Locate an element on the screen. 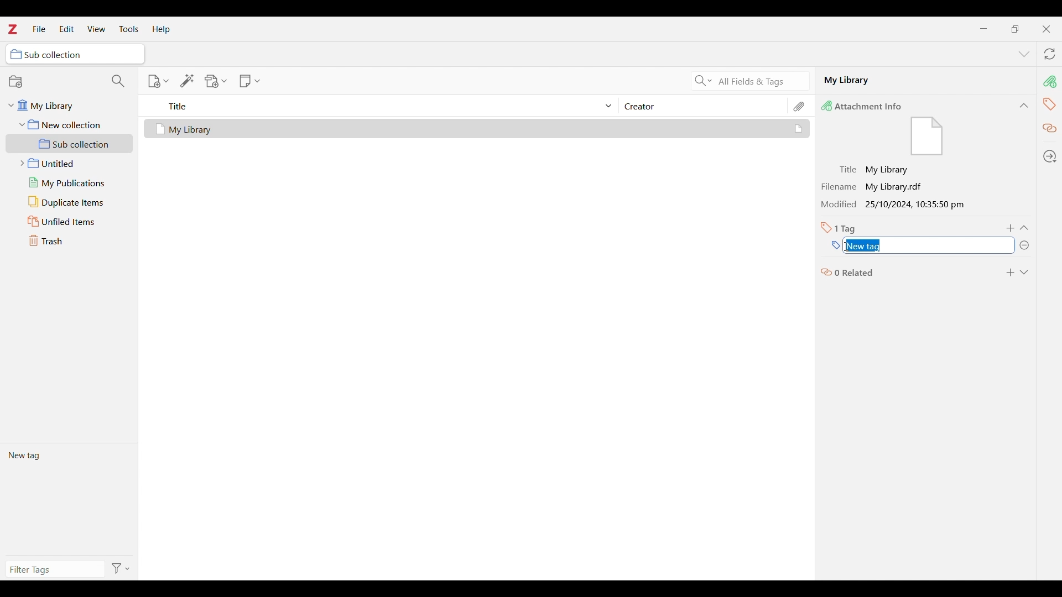  Selected text highlighted is located at coordinates (865, 246).